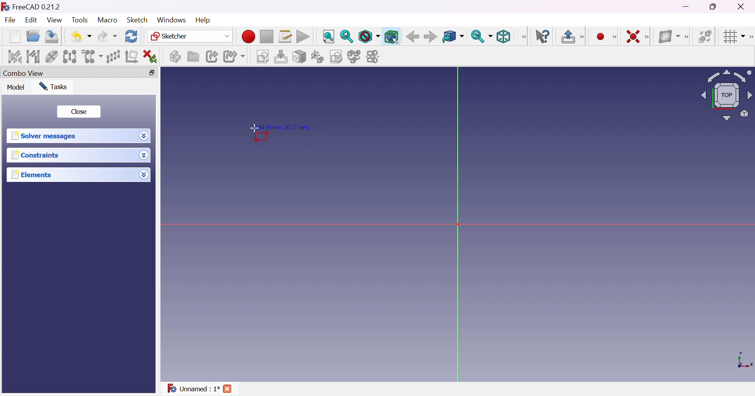  I want to click on Merge sketches, so click(354, 57).